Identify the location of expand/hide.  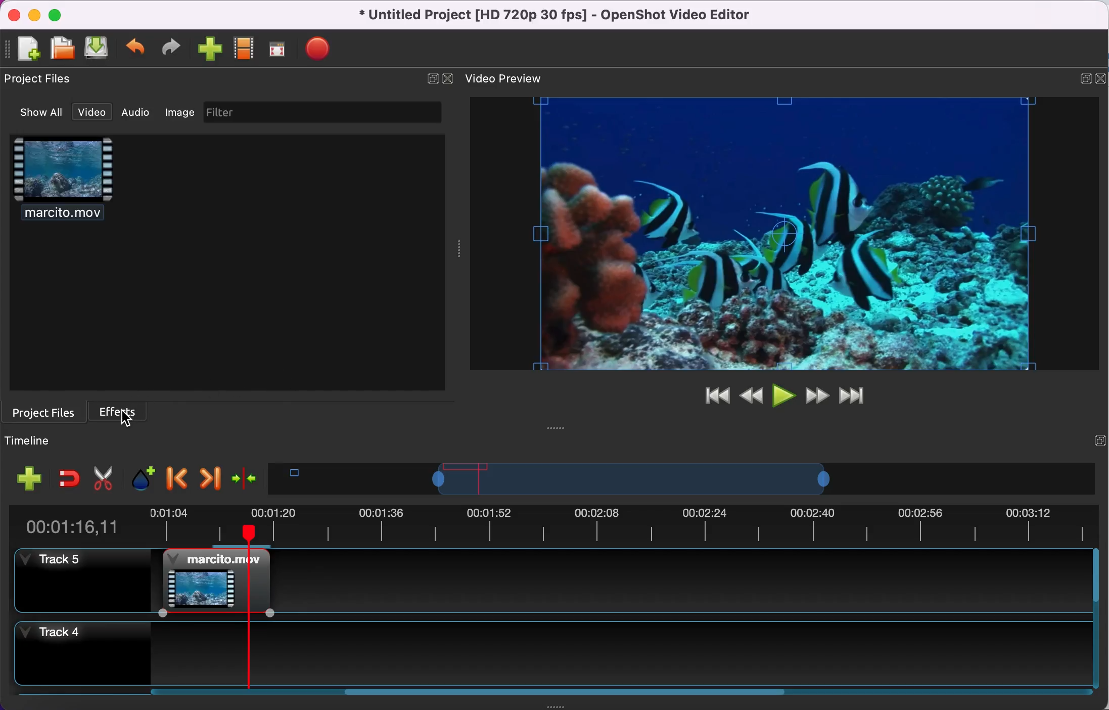
(429, 77).